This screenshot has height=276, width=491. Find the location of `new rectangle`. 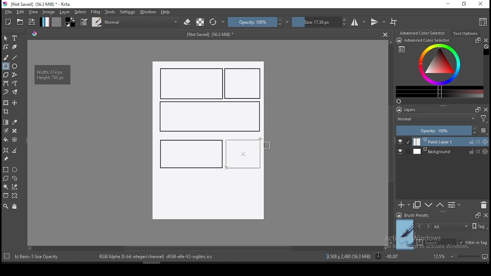

new rectangle is located at coordinates (209, 117).